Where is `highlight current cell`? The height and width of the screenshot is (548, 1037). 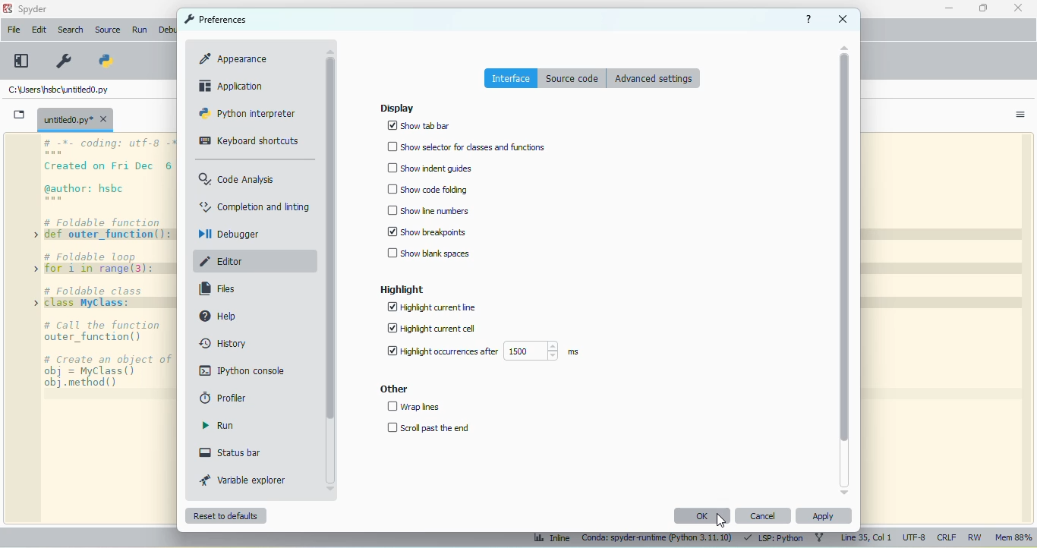
highlight current cell is located at coordinates (433, 329).